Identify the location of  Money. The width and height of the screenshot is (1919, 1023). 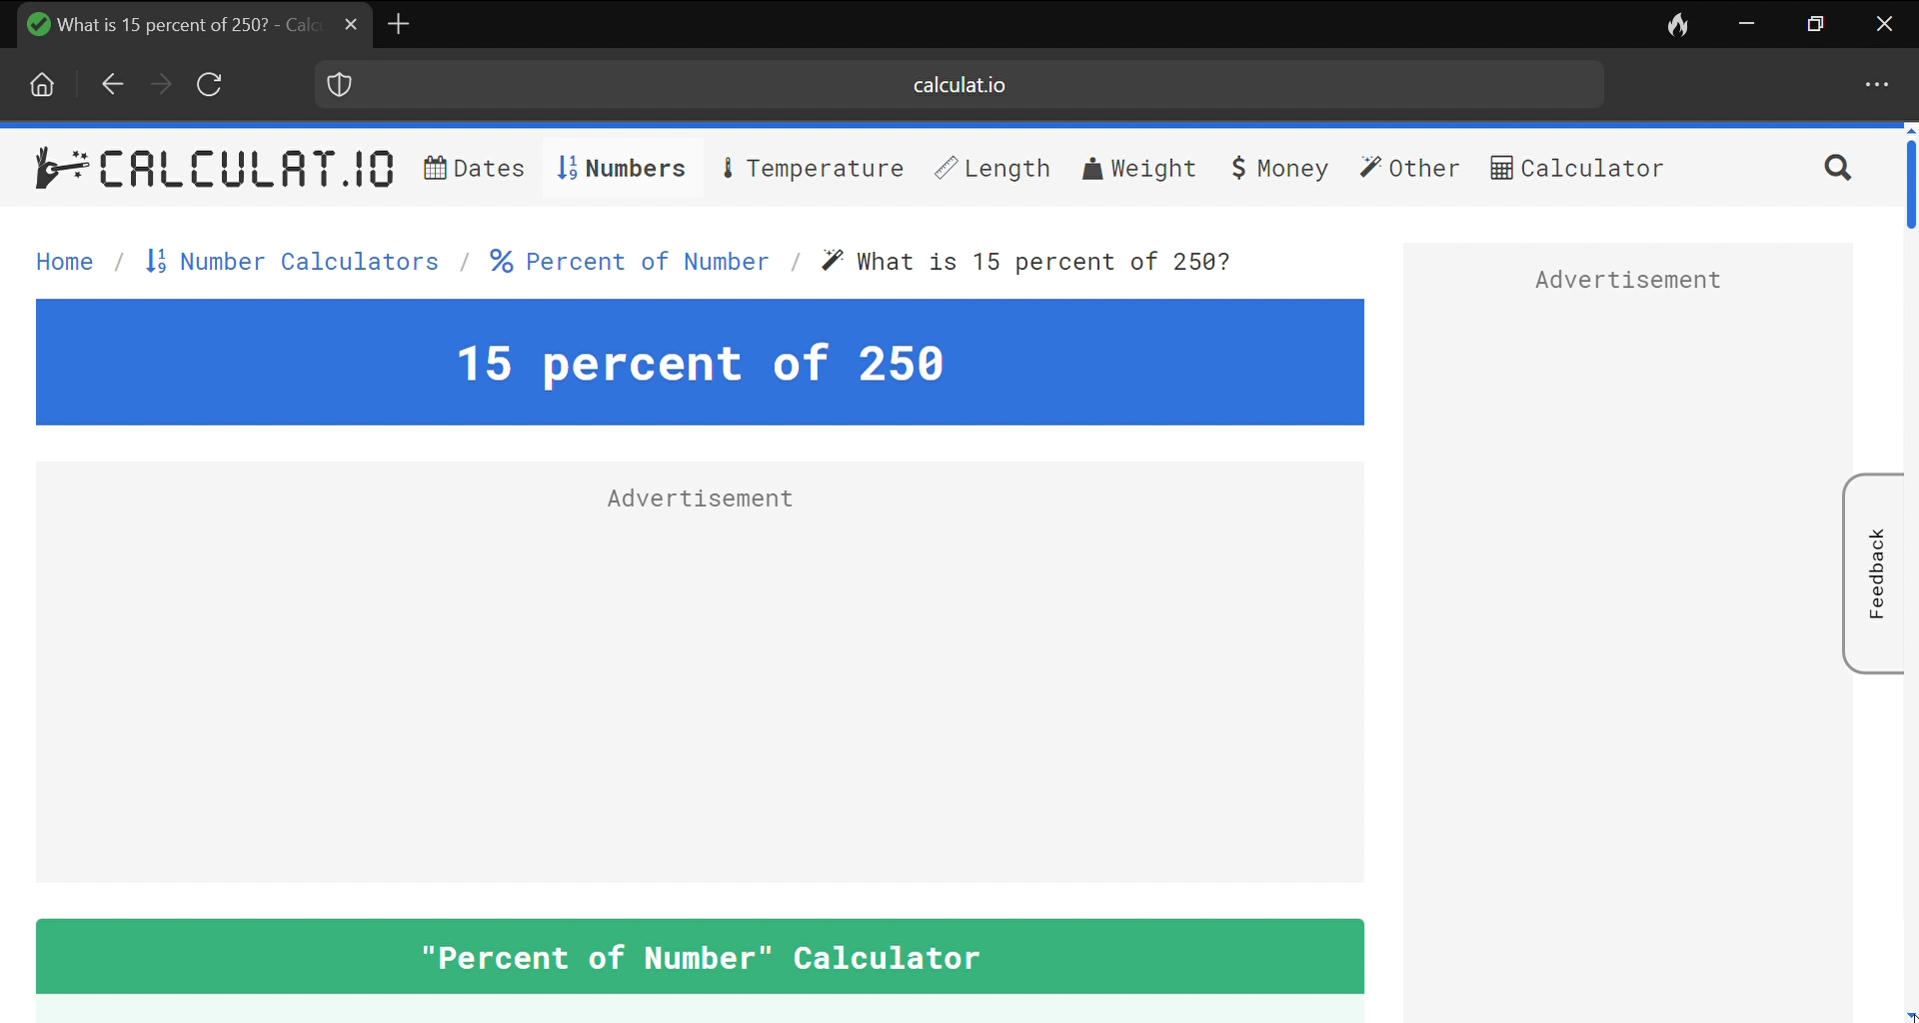
(1276, 168).